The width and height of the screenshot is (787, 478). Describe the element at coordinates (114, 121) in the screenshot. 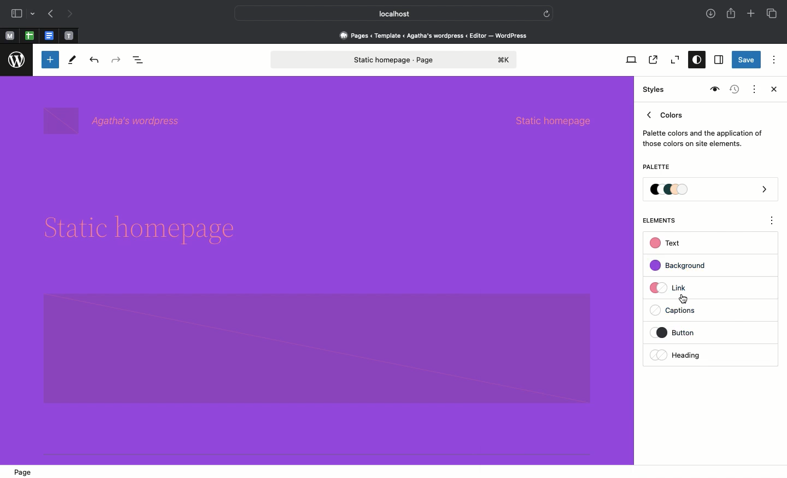

I see `Wordpress name` at that location.